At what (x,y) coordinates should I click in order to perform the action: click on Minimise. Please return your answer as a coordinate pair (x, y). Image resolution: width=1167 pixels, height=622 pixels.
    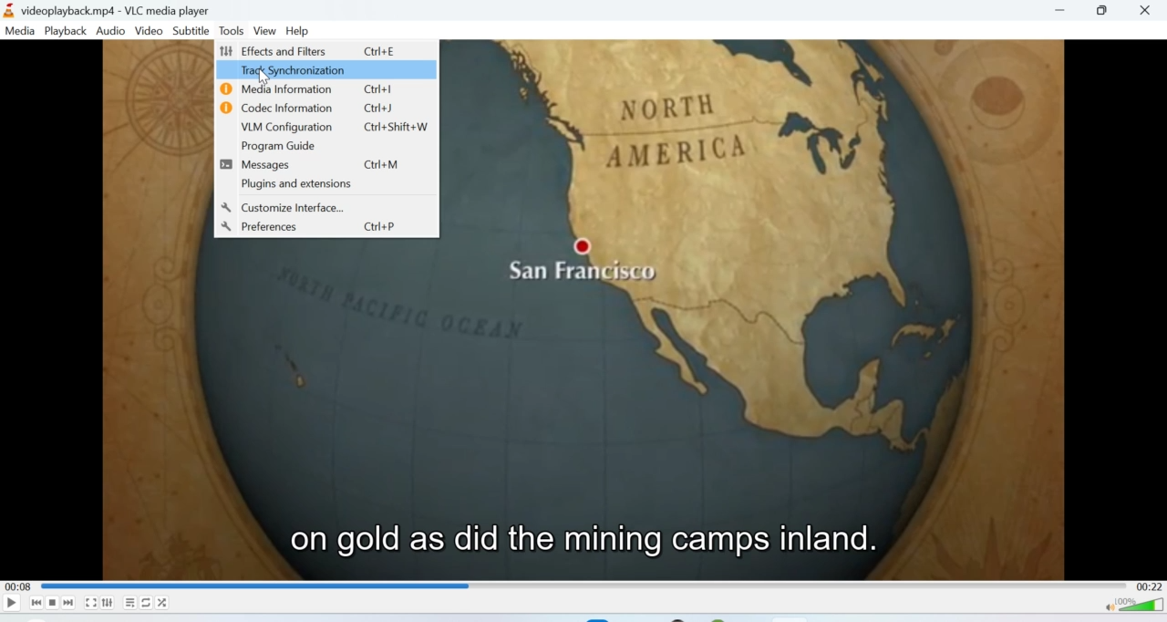
    Looking at the image, I should click on (1060, 11).